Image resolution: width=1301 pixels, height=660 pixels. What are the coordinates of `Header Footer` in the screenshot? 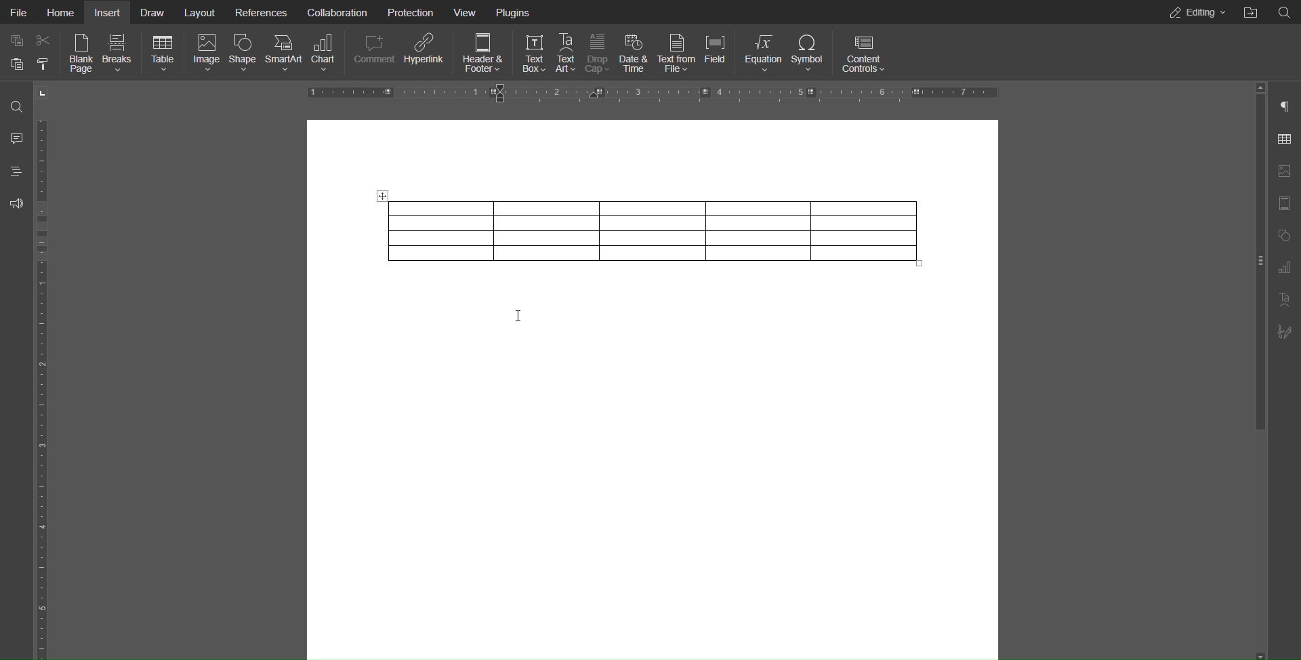 It's located at (480, 54).